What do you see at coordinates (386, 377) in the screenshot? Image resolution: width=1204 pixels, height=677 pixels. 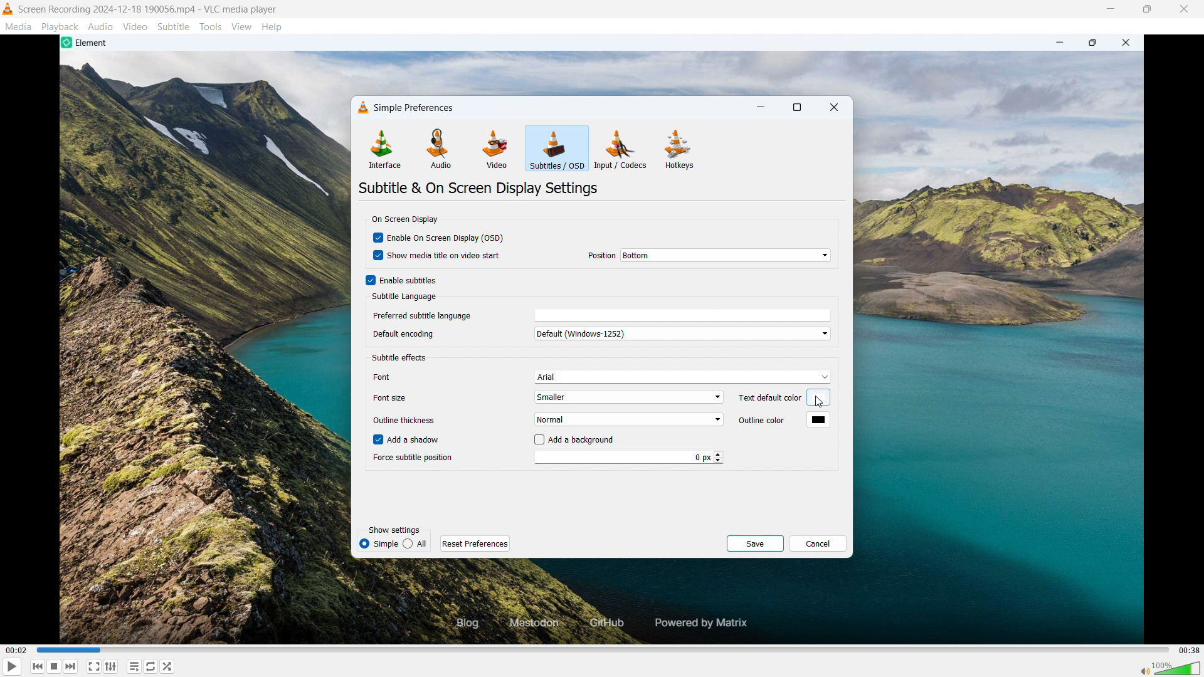 I see `font` at bounding box center [386, 377].